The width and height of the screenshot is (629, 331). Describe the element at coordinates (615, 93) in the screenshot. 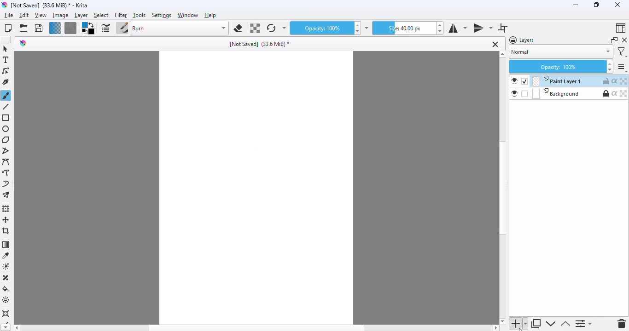

I see `inherit alpha: no` at that location.